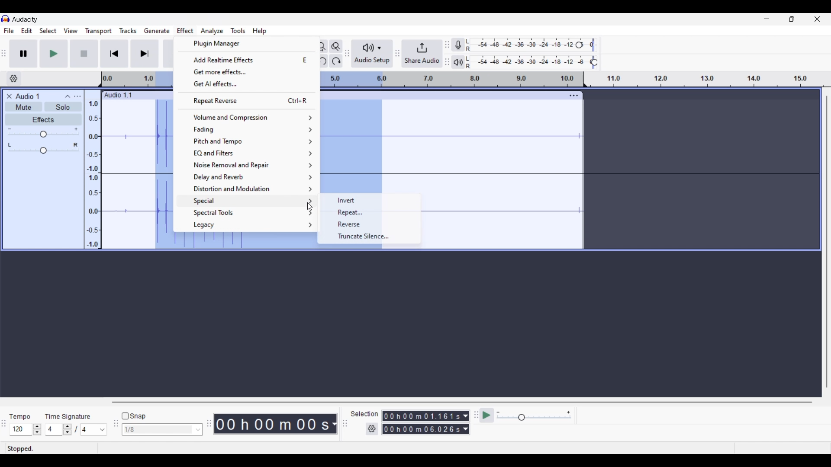  I want to click on Minimum playback speed, so click(498, 412).